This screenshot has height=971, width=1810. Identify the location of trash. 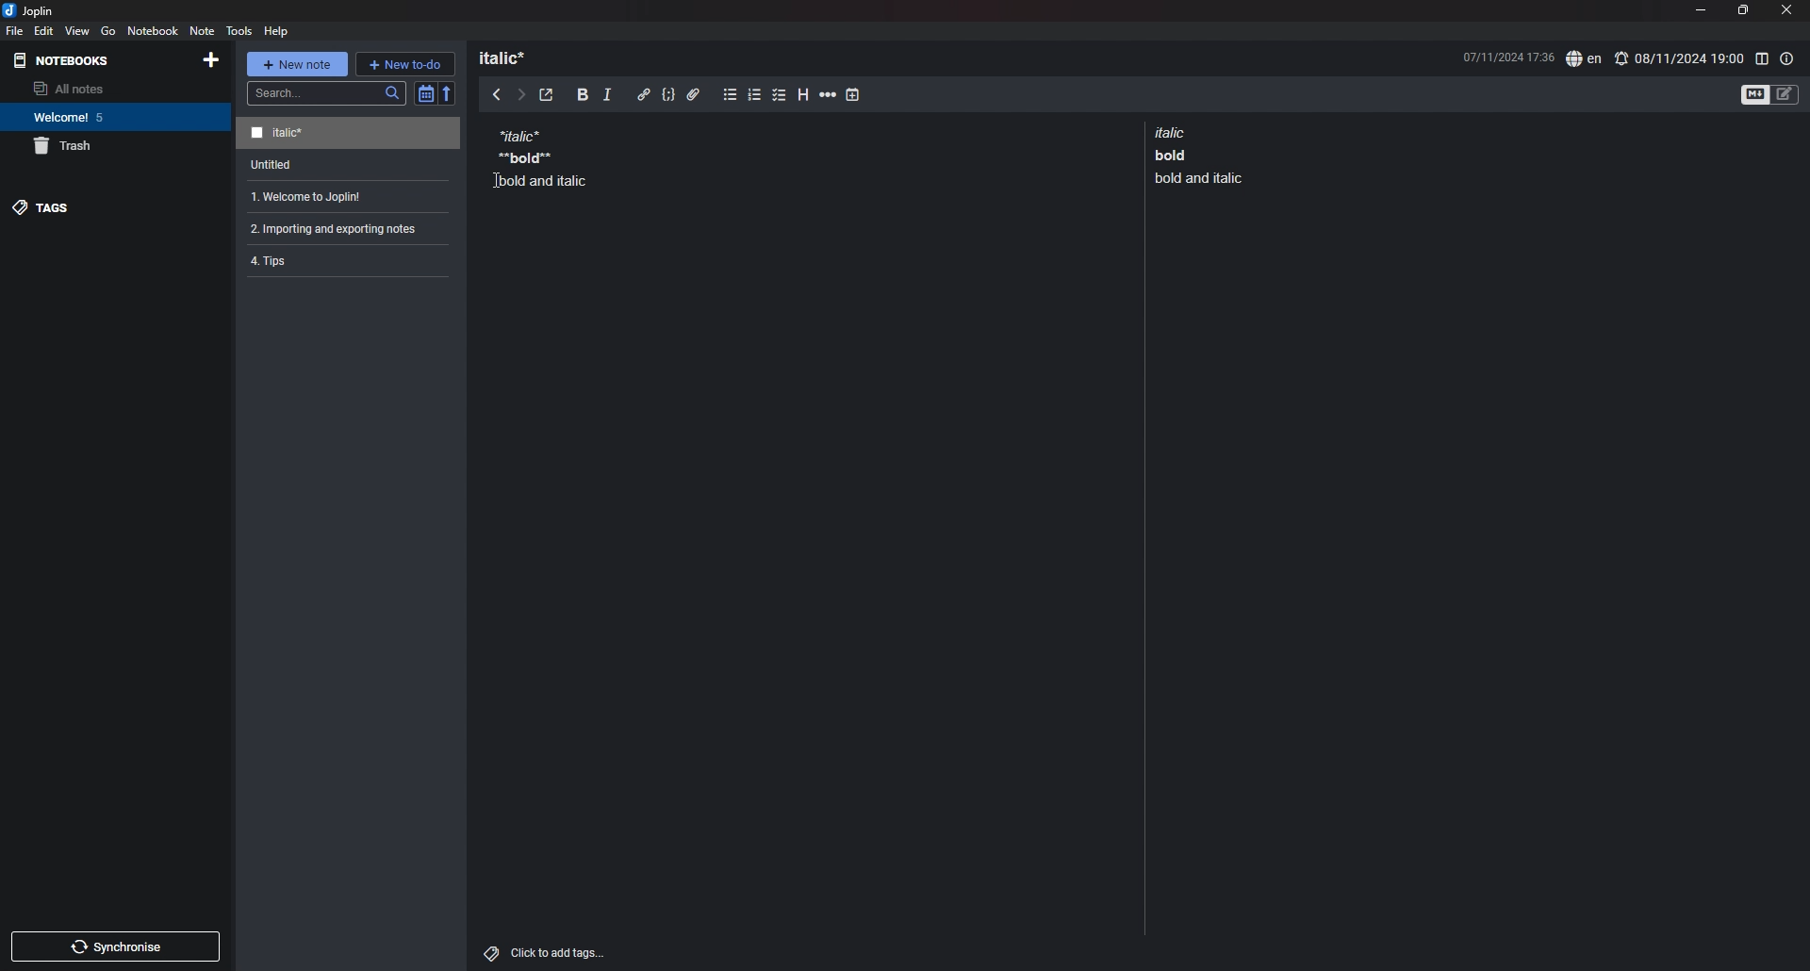
(116, 146).